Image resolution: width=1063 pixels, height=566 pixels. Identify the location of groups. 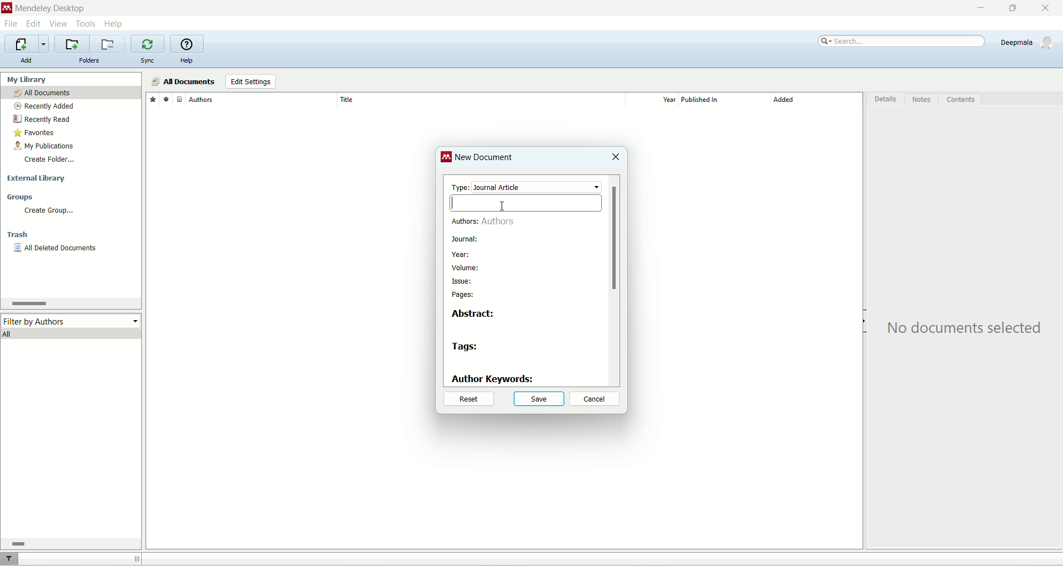
(21, 198).